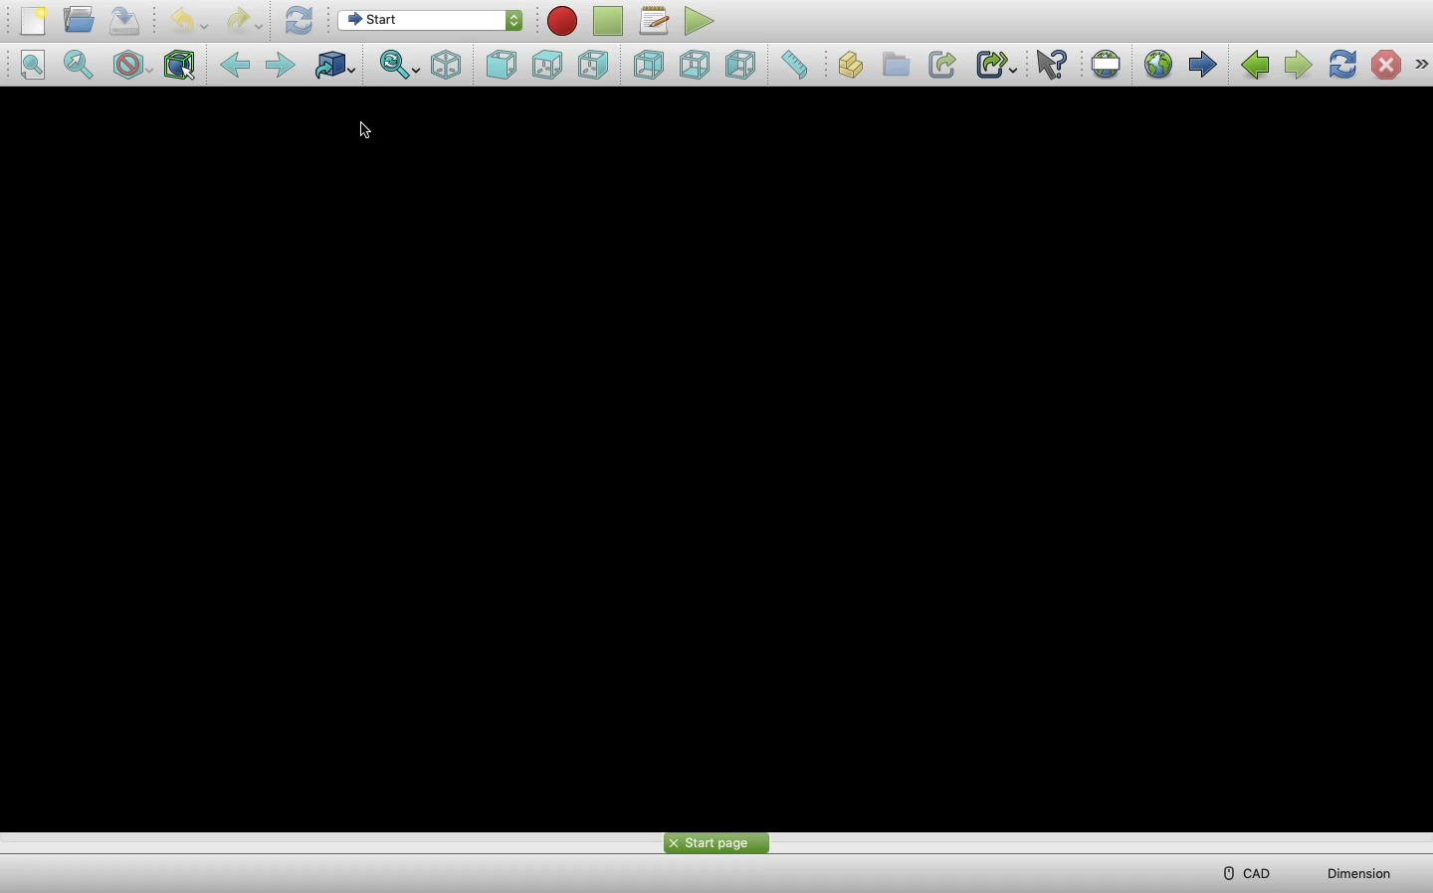 The width and height of the screenshot is (1433, 893). Describe the element at coordinates (79, 20) in the screenshot. I see `Open` at that location.